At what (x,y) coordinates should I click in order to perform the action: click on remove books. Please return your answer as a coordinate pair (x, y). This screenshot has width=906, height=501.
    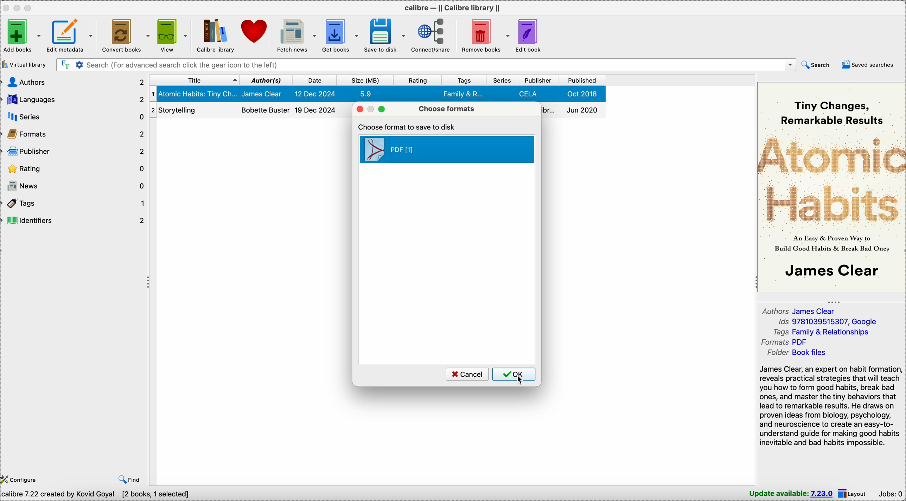
    Looking at the image, I should click on (484, 35).